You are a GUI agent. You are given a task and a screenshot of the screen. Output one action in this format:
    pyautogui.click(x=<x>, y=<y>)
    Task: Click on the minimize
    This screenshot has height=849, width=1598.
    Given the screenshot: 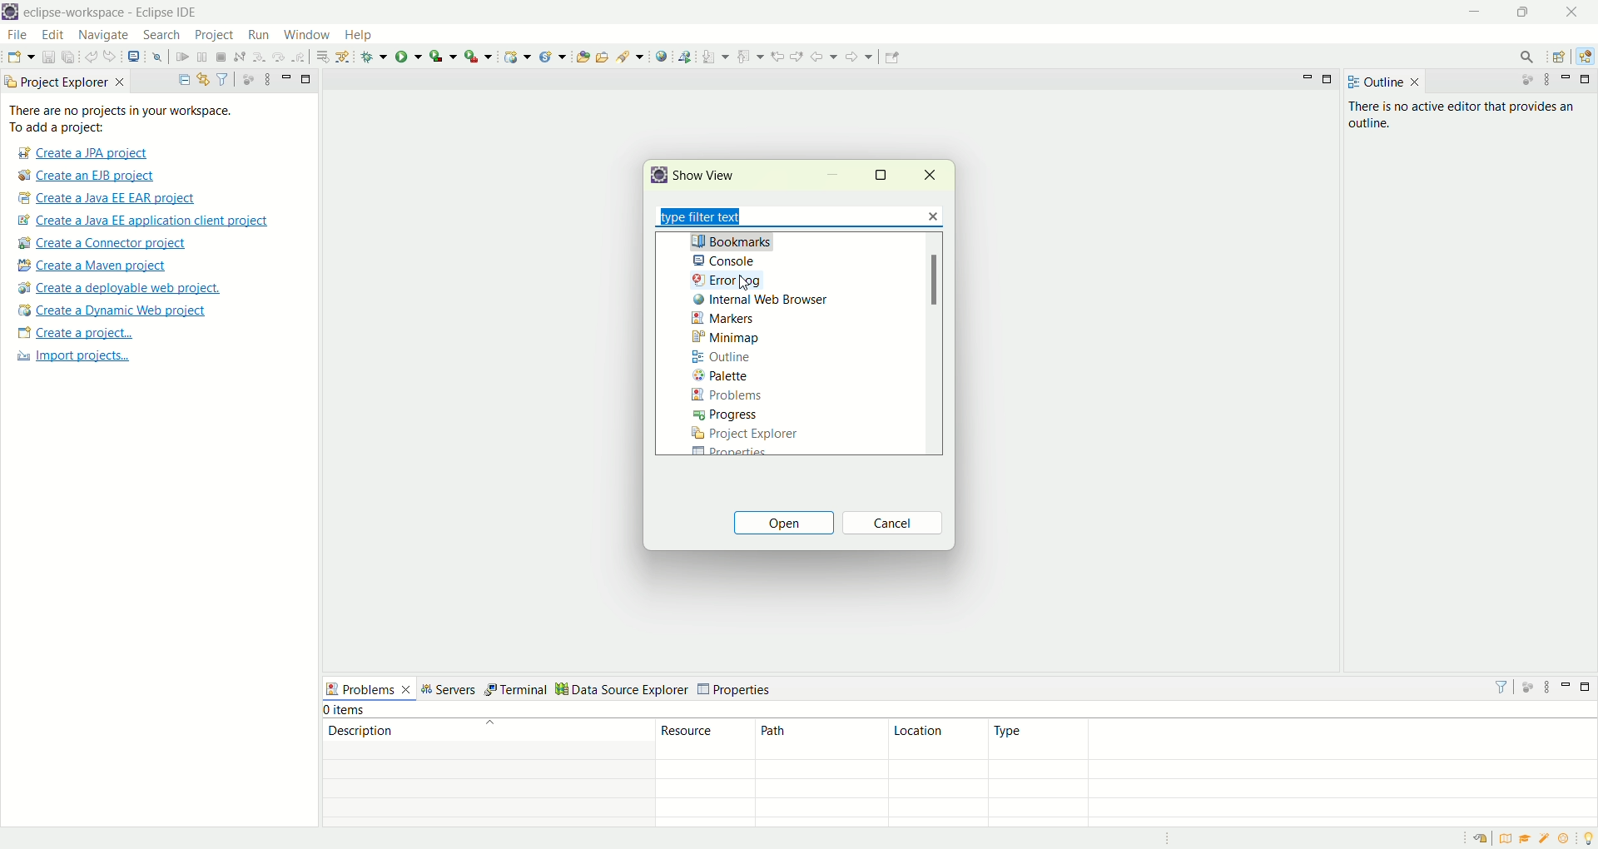 What is the action you would take?
    pyautogui.click(x=1563, y=688)
    